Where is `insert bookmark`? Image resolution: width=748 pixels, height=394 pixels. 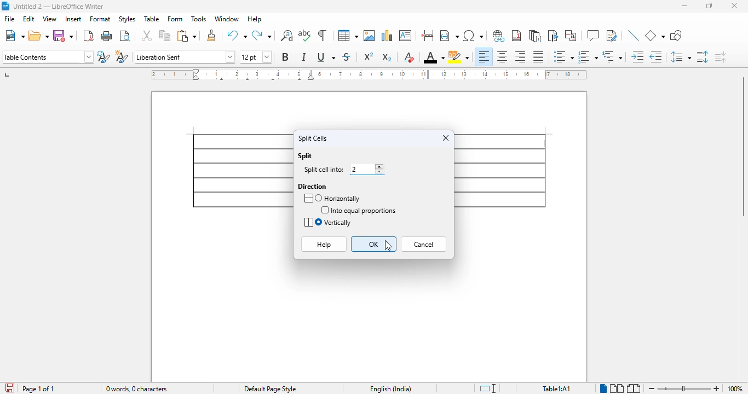
insert bookmark is located at coordinates (554, 36).